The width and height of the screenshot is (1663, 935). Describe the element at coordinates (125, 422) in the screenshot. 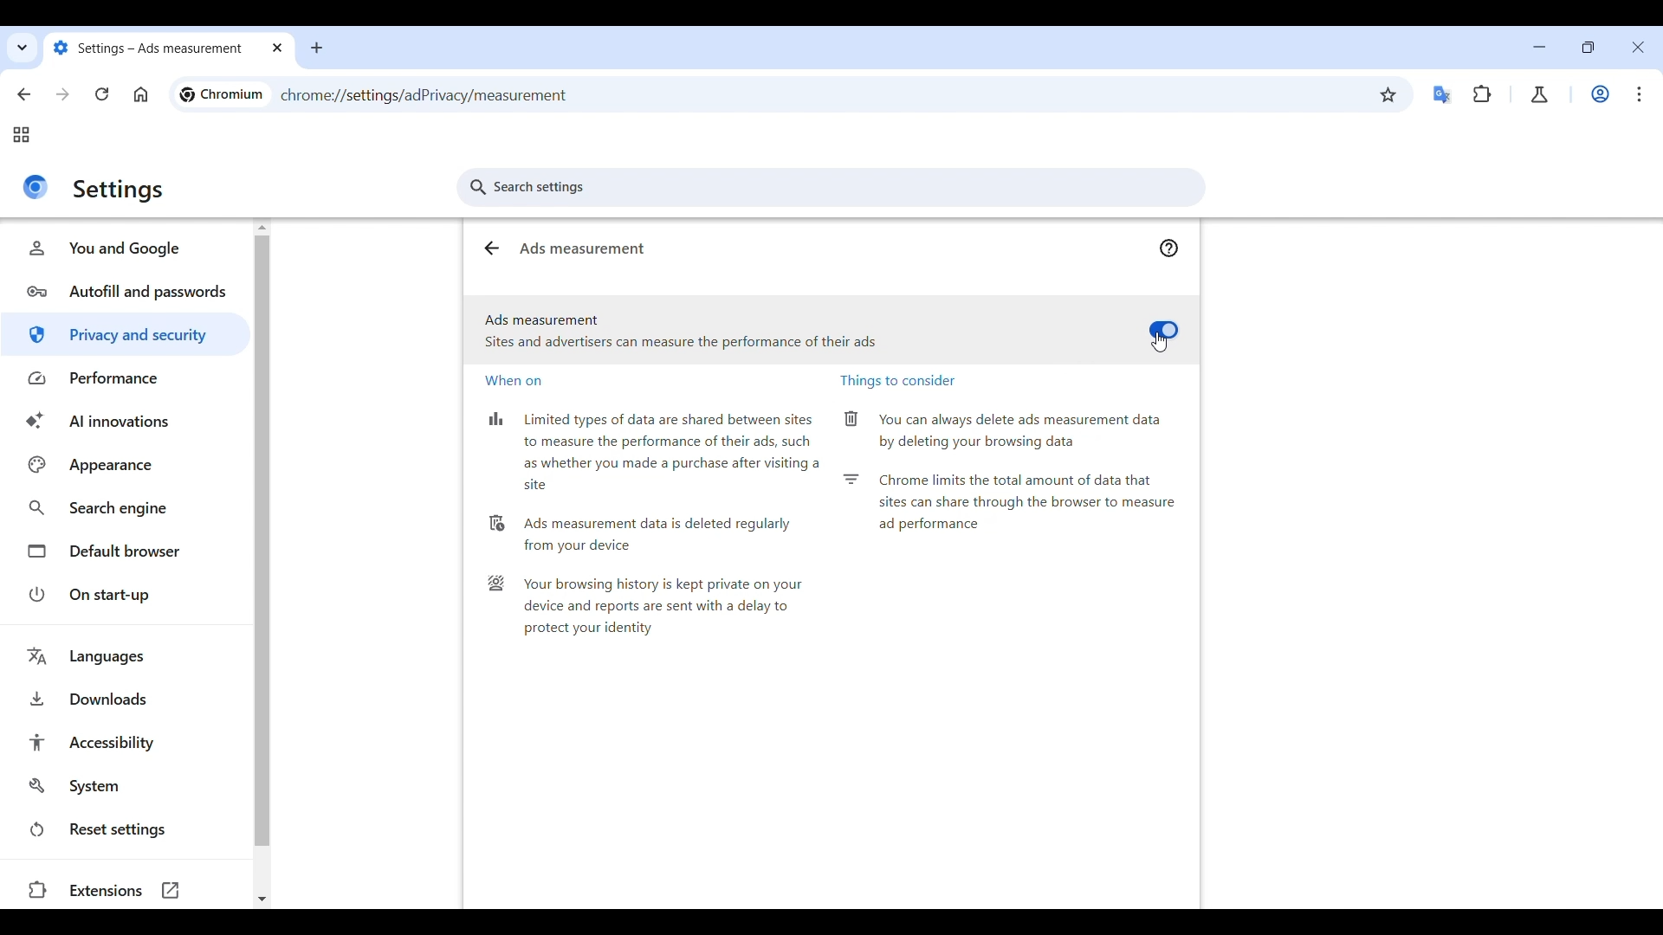

I see `AI innovations` at that location.